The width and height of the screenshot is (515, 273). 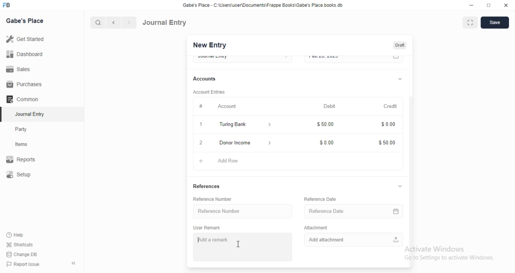 I want to click on calender, so click(x=396, y=59).